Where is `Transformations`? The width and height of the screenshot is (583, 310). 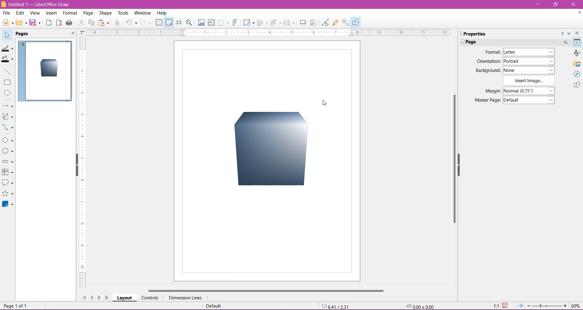 Transformations is located at coordinates (248, 22).